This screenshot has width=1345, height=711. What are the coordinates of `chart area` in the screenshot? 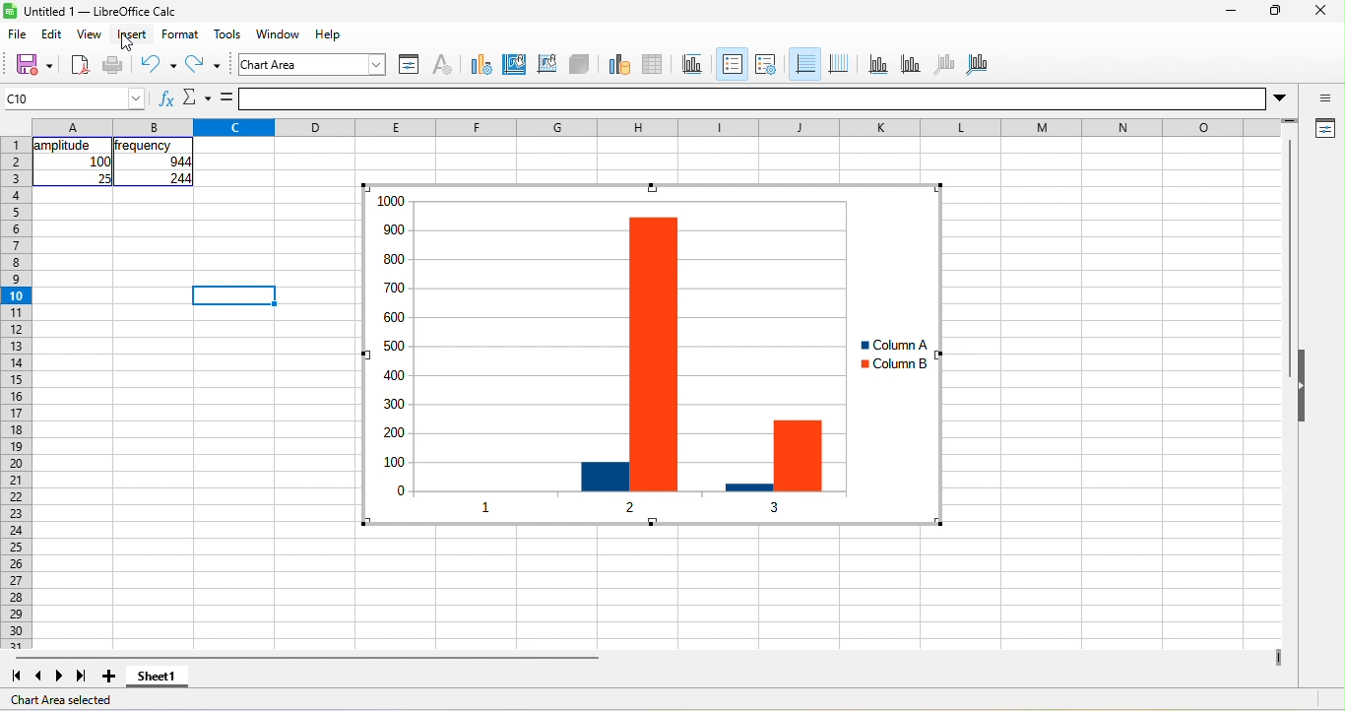 It's located at (314, 64).